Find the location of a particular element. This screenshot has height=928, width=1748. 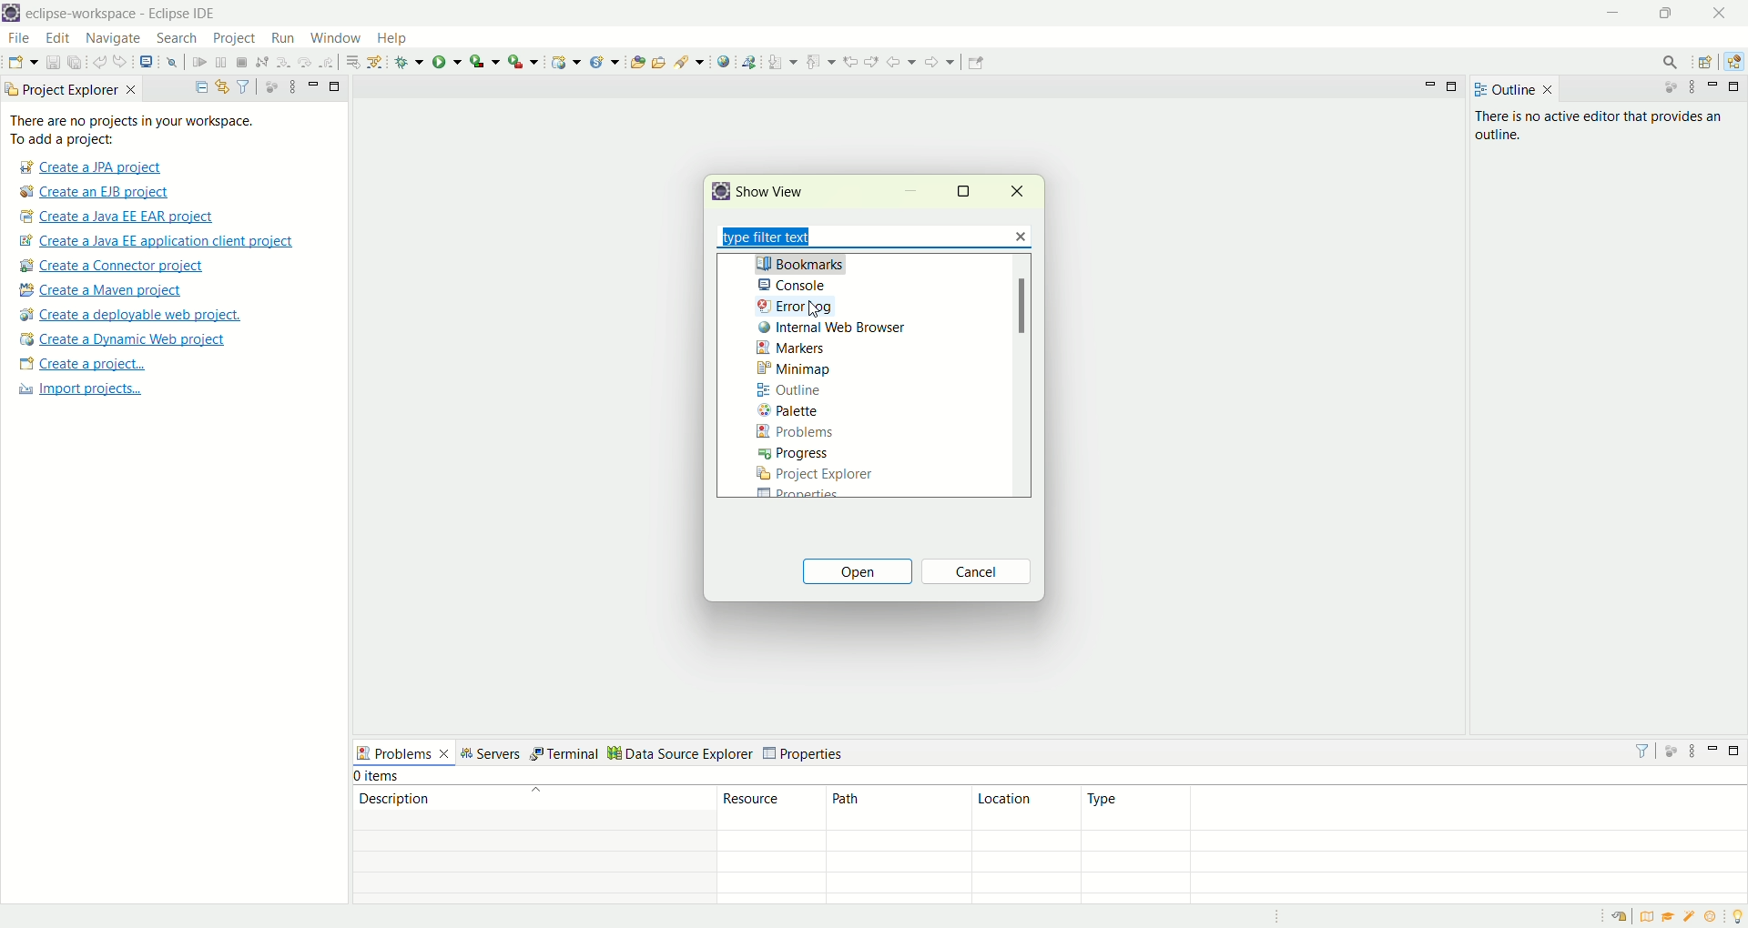

errror log is located at coordinates (797, 308).